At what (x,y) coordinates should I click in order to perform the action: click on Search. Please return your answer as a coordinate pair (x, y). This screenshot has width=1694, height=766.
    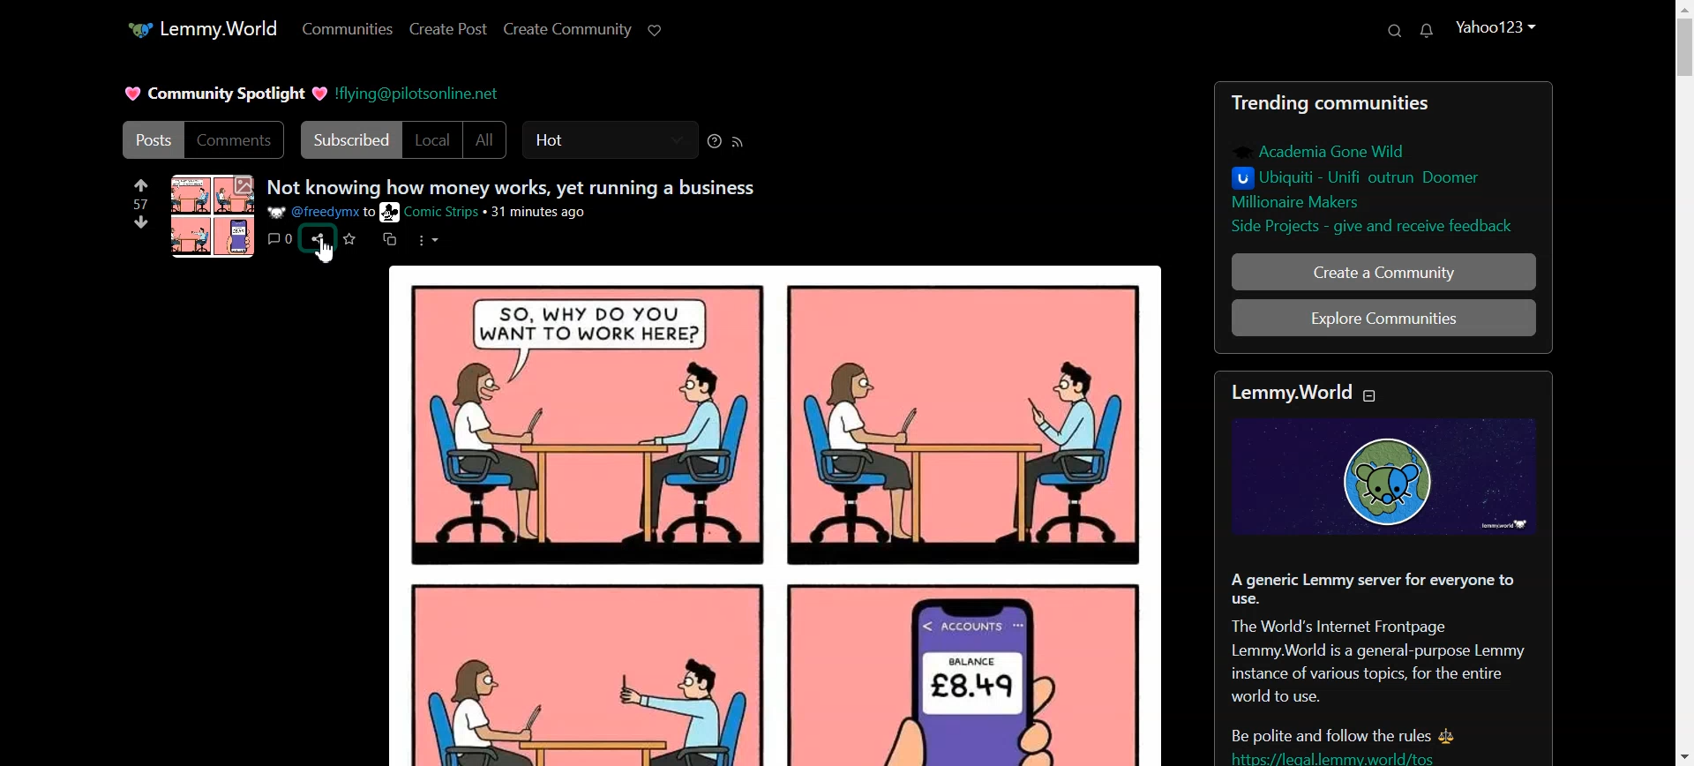
    Looking at the image, I should click on (1394, 31).